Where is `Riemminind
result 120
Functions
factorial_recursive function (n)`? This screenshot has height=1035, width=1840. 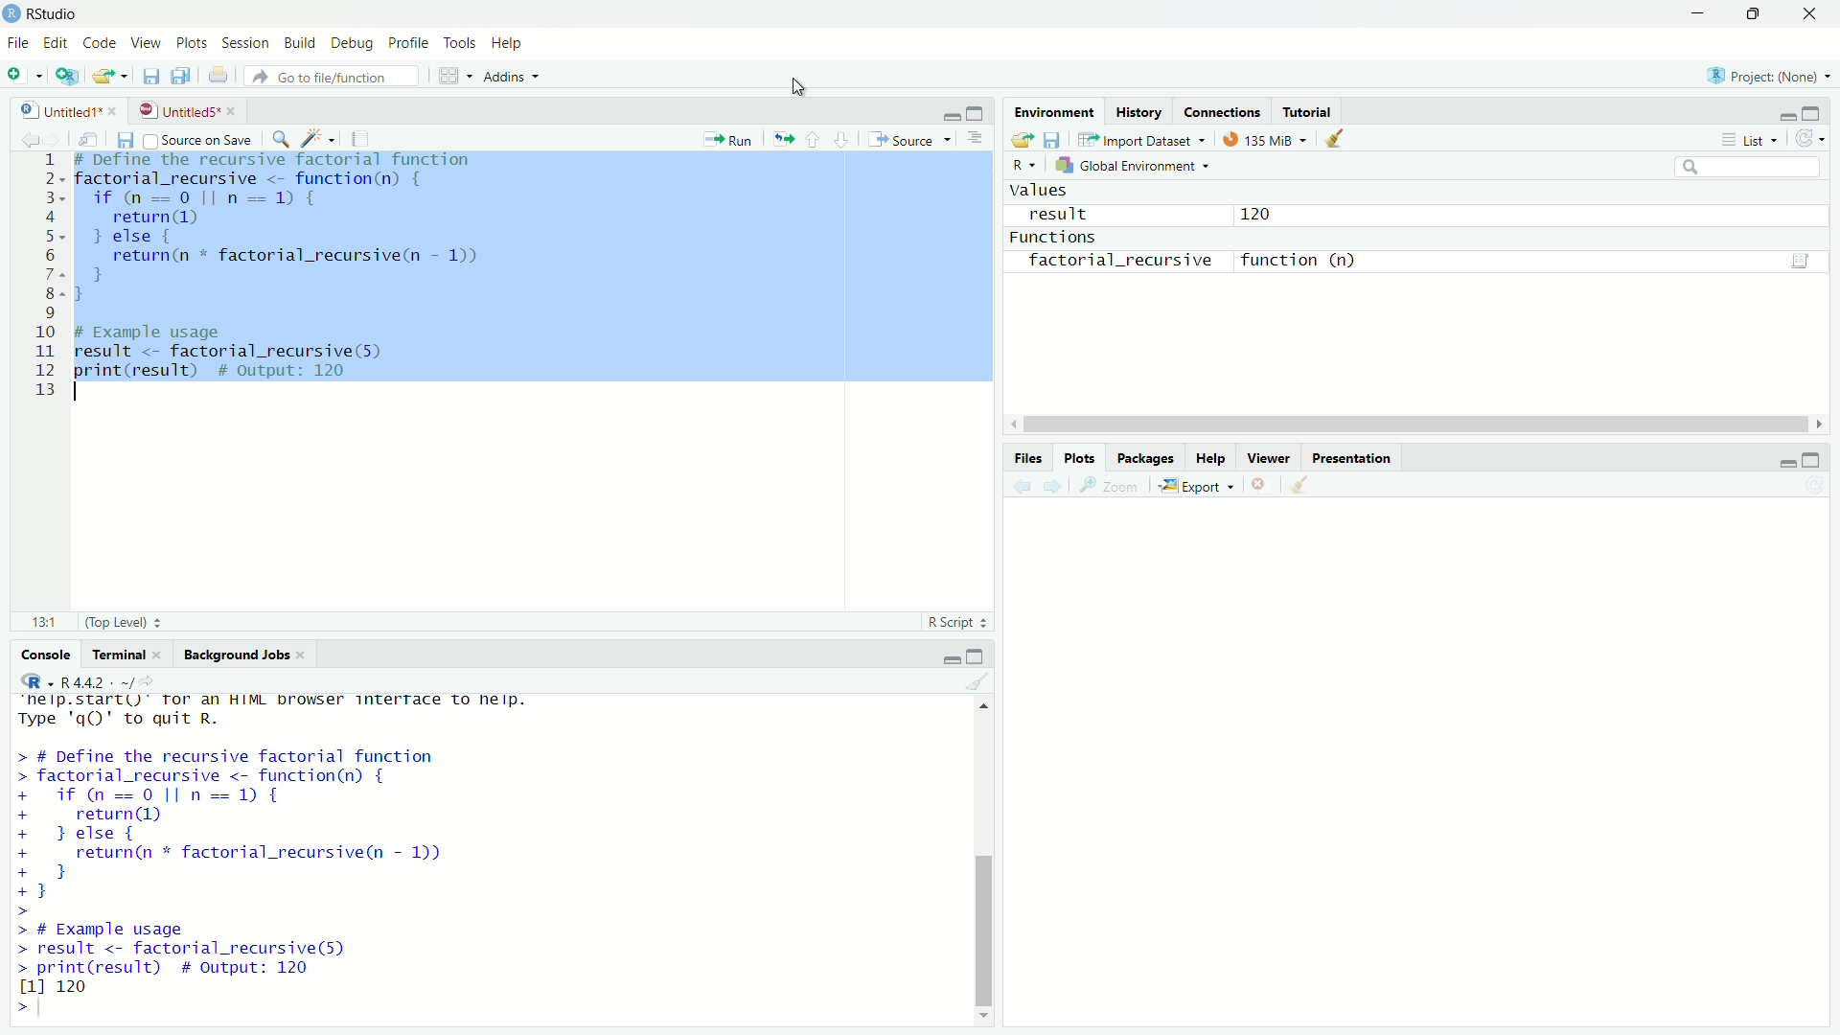 Riemminind
result 120
Functions
factorial_recursive function (n) is located at coordinates (1216, 235).